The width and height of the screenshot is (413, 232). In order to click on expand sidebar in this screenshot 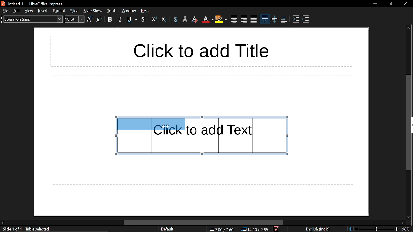, I will do `click(411, 125)`.